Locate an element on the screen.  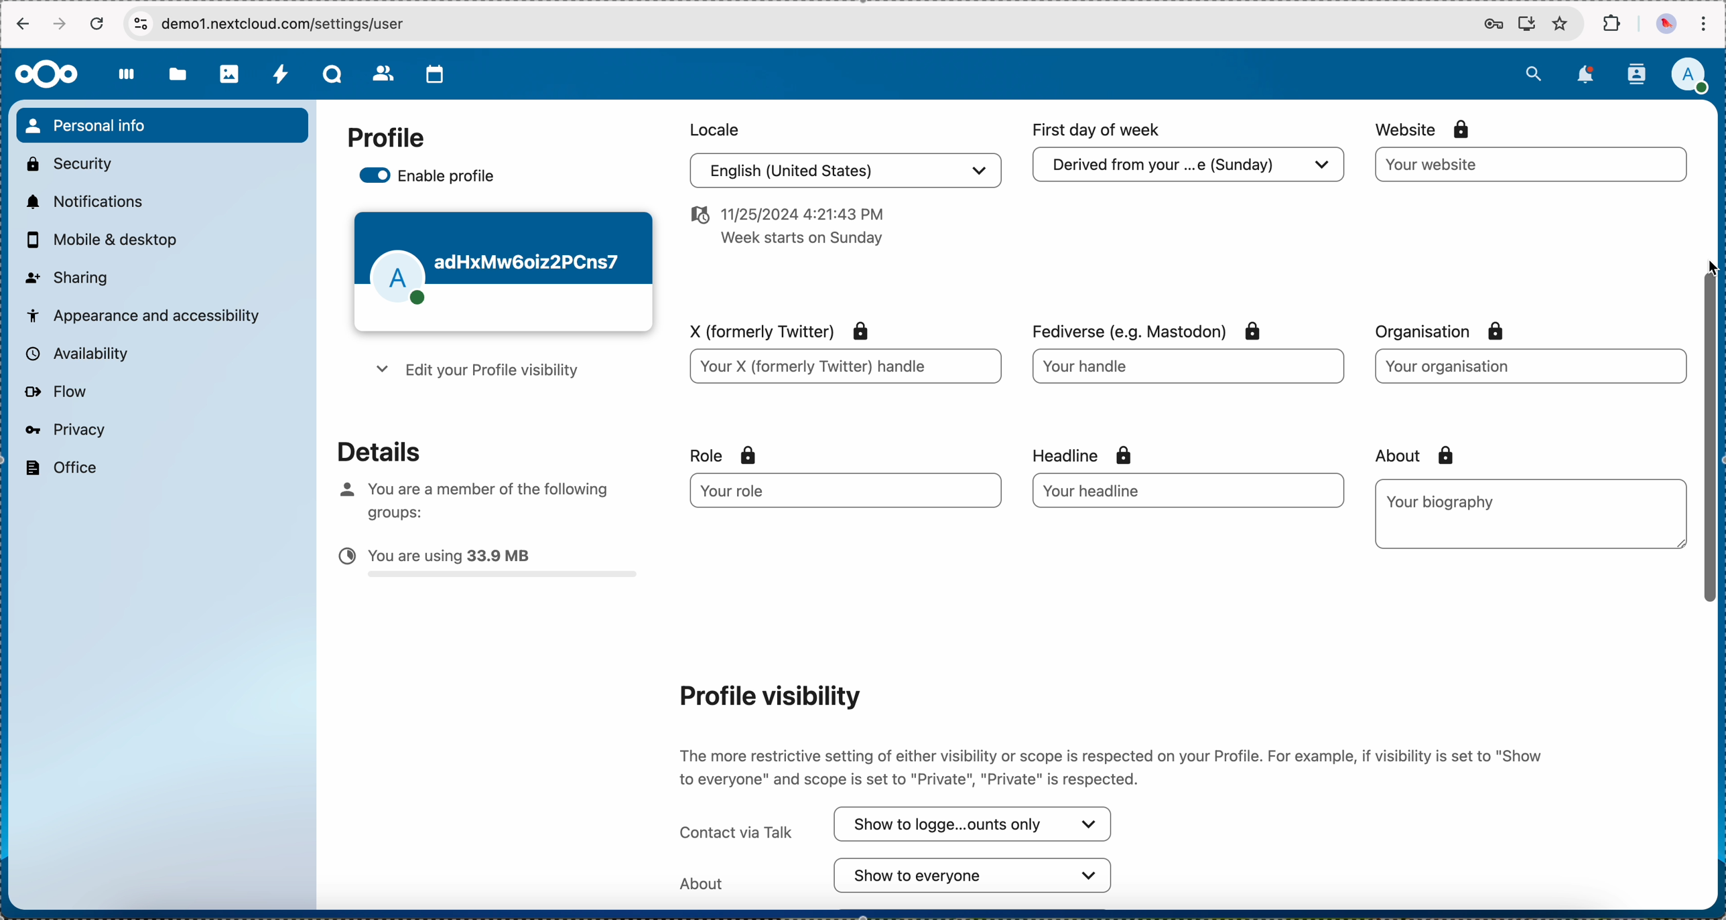
role is located at coordinates (724, 455).